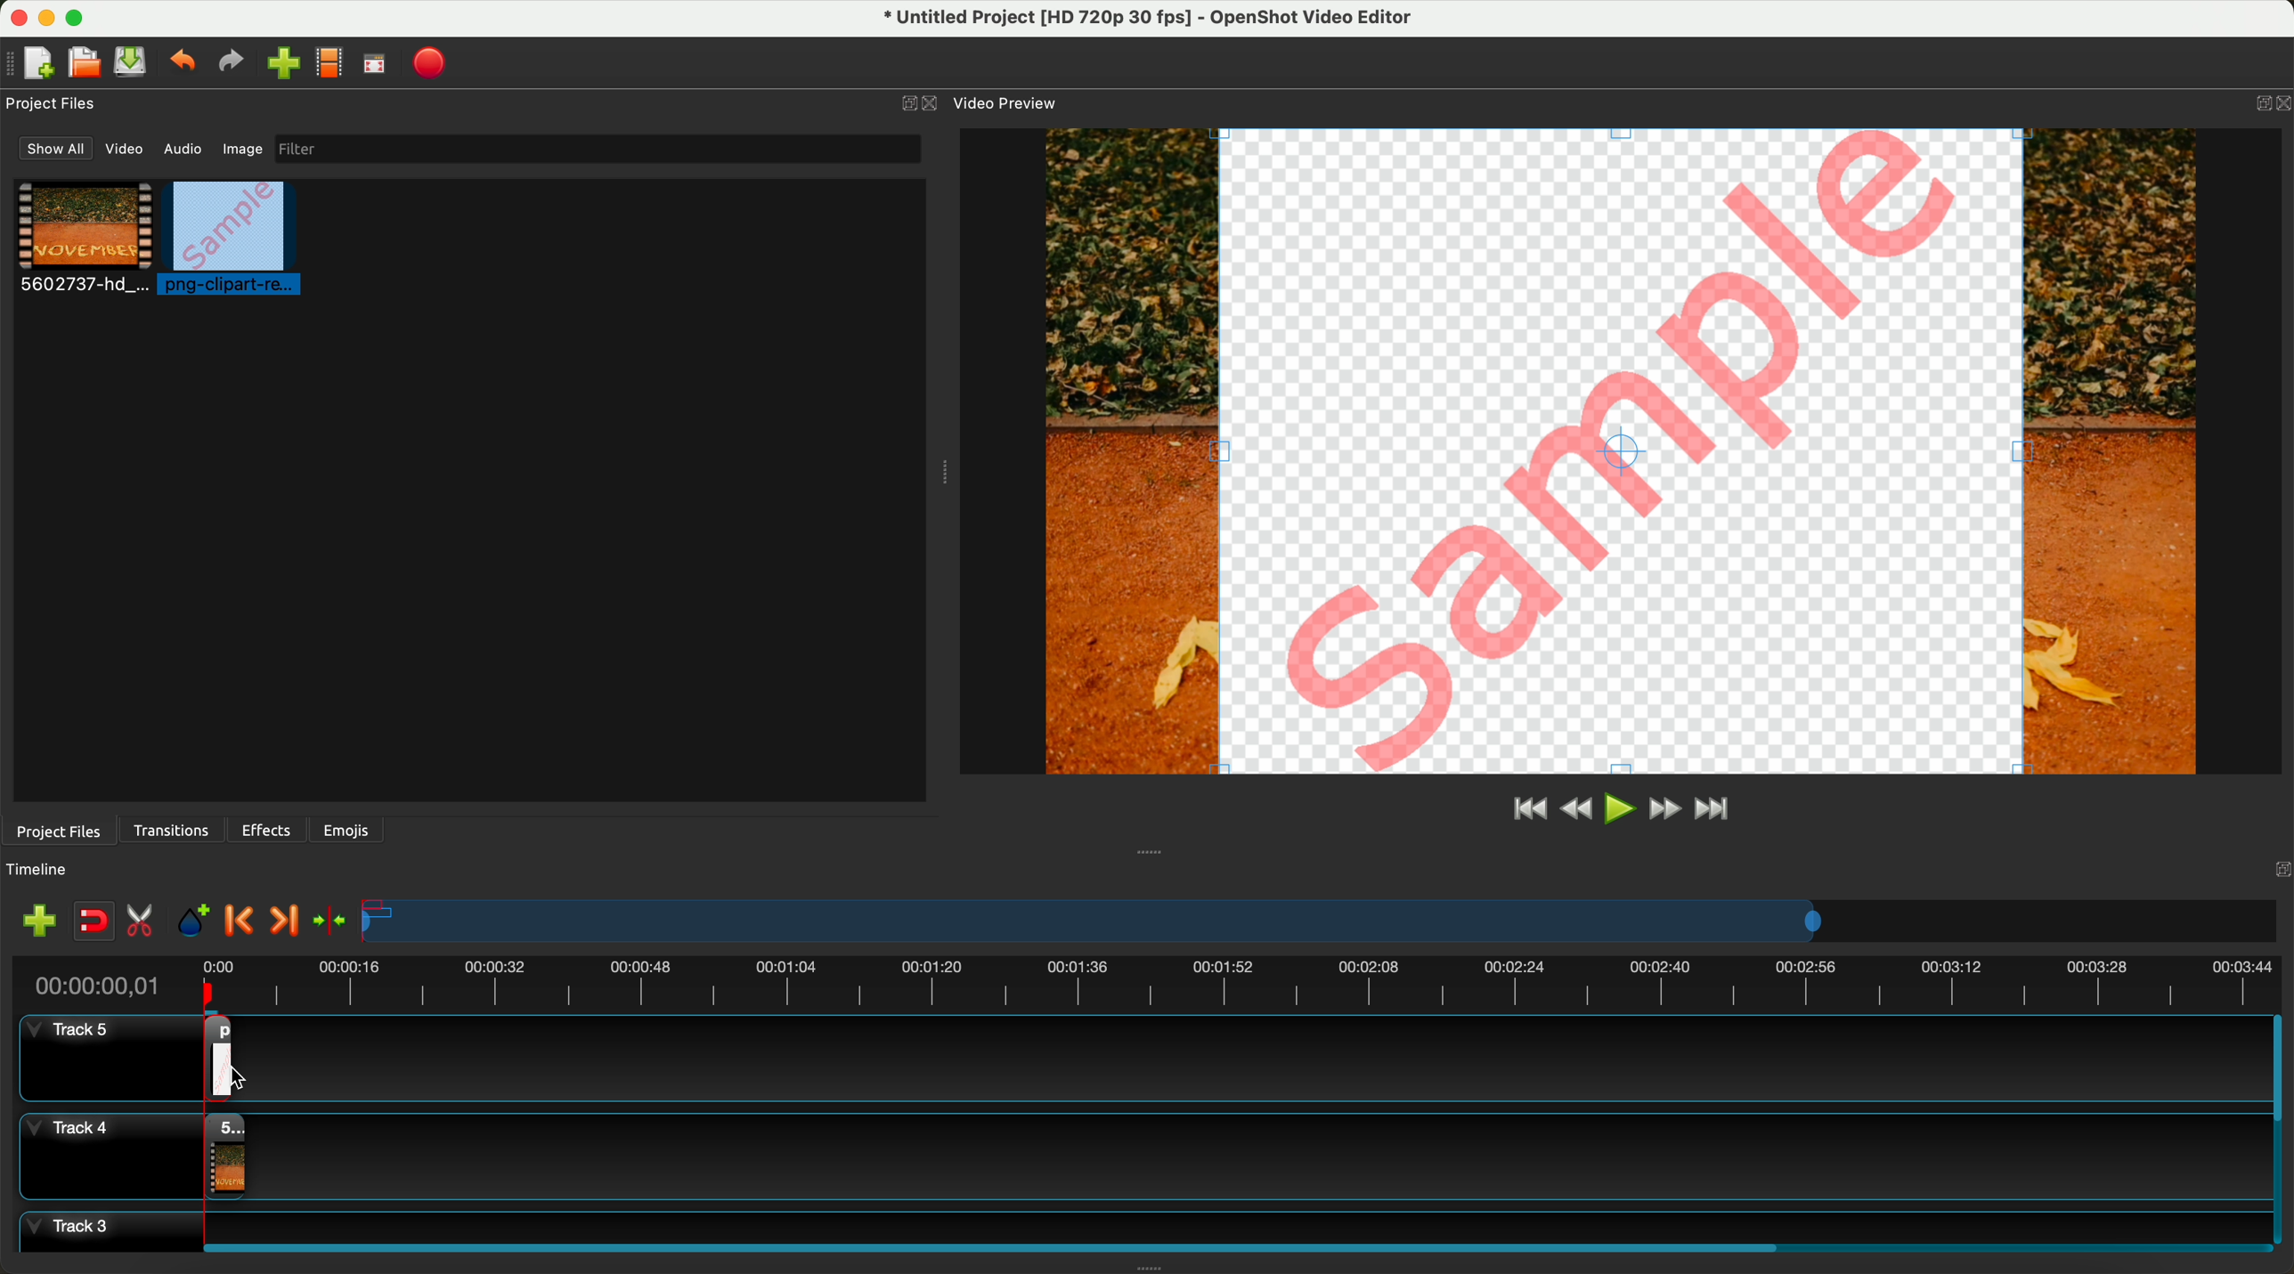  I want to click on Window Expanding, so click(940, 475).